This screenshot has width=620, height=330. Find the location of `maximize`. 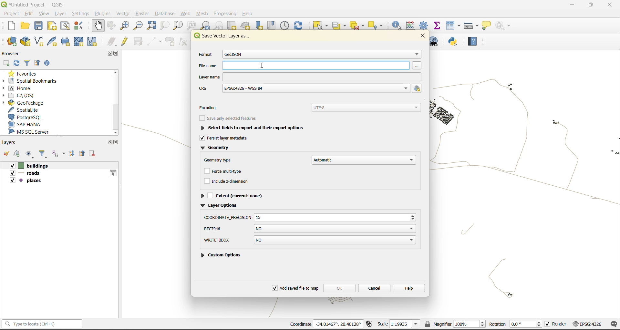

maximize is located at coordinates (590, 6).